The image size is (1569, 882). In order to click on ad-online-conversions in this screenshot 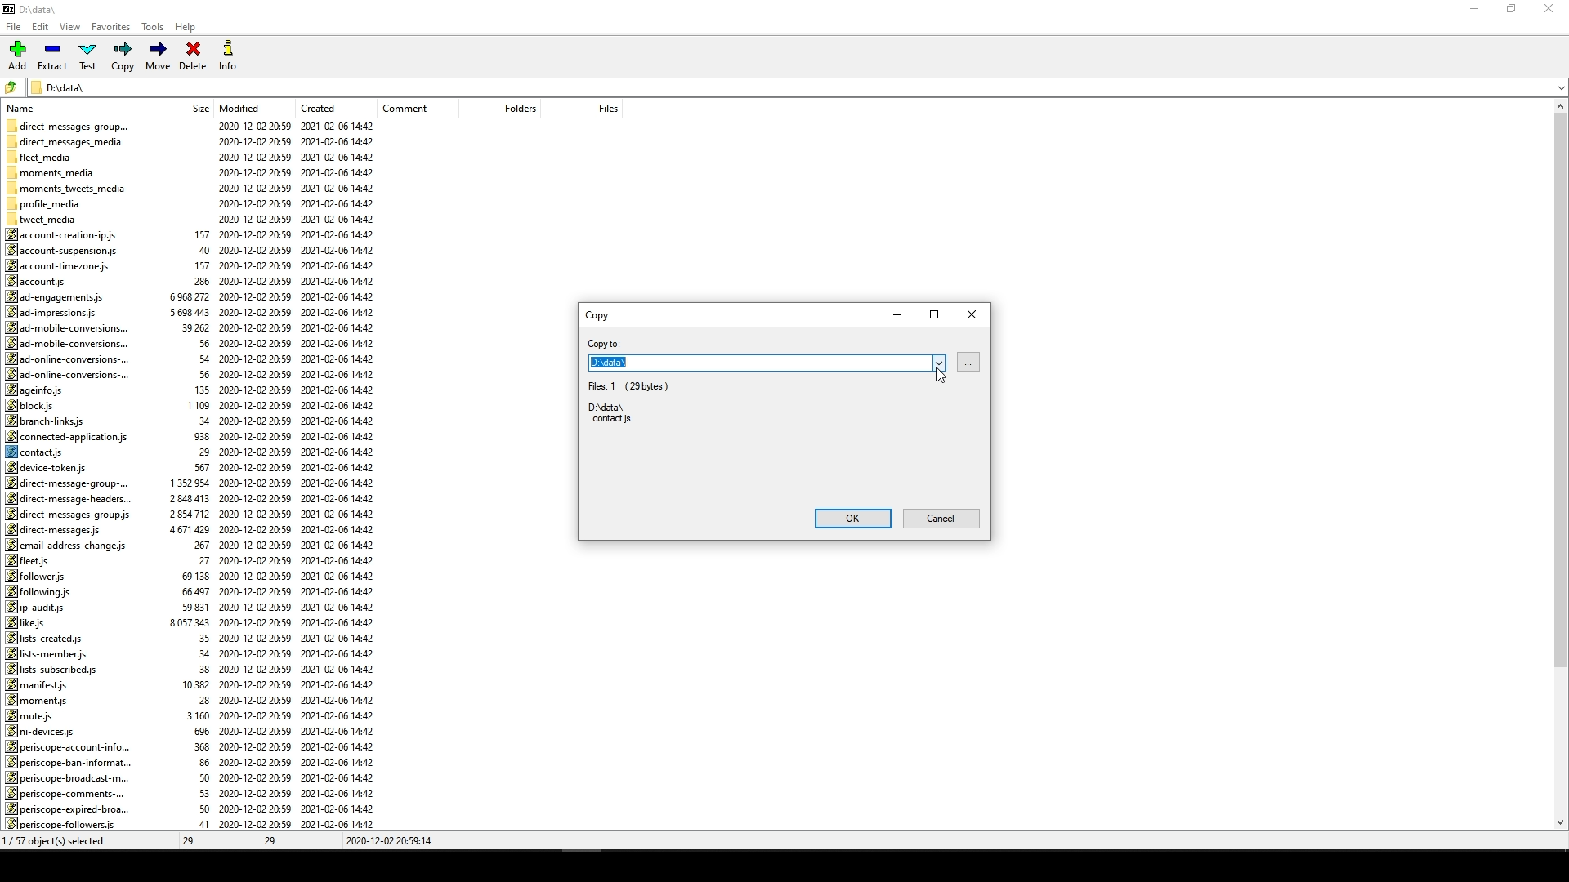, I will do `click(68, 359)`.